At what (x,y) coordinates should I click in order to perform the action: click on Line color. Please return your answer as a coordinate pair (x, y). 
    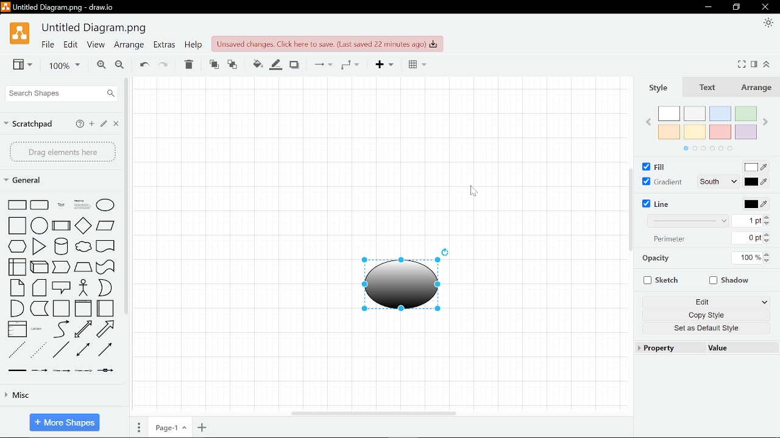
    Looking at the image, I should click on (754, 205).